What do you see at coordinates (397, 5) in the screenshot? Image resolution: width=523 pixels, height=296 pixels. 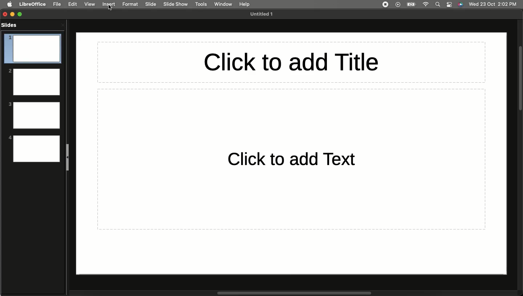 I see `Video player` at bounding box center [397, 5].